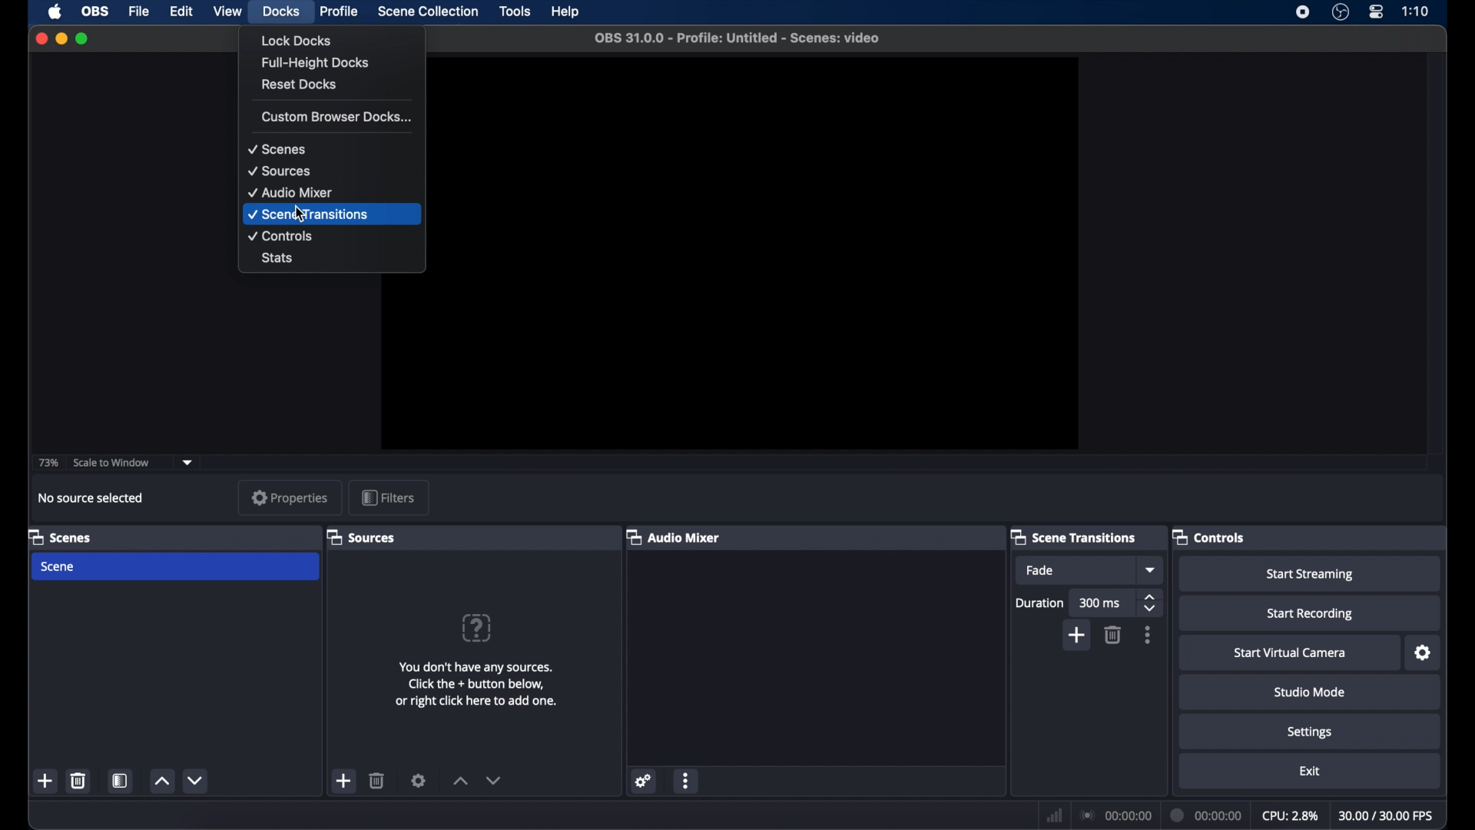  I want to click on decrement, so click(493, 780).